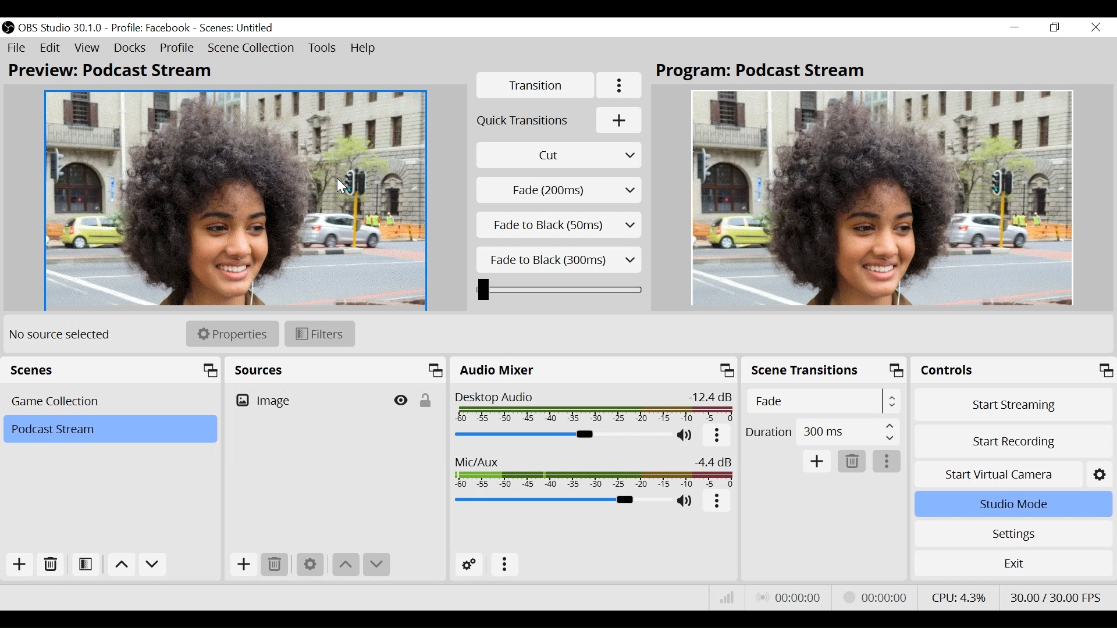  What do you see at coordinates (276, 565) in the screenshot?
I see `Remove` at bounding box center [276, 565].